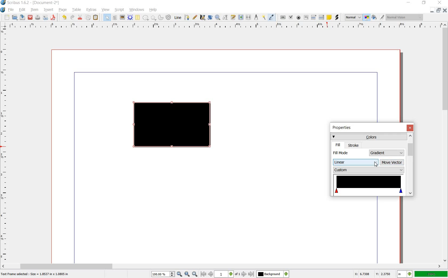 Image resolution: width=448 pixels, height=278 pixels. What do you see at coordinates (146, 18) in the screenshot?
I see `shape` at bounding box center [146, 18].